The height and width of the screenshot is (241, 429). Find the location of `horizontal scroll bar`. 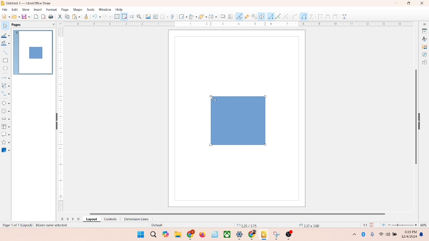

horizontal scroll bar is located at coordinates (243, 213).